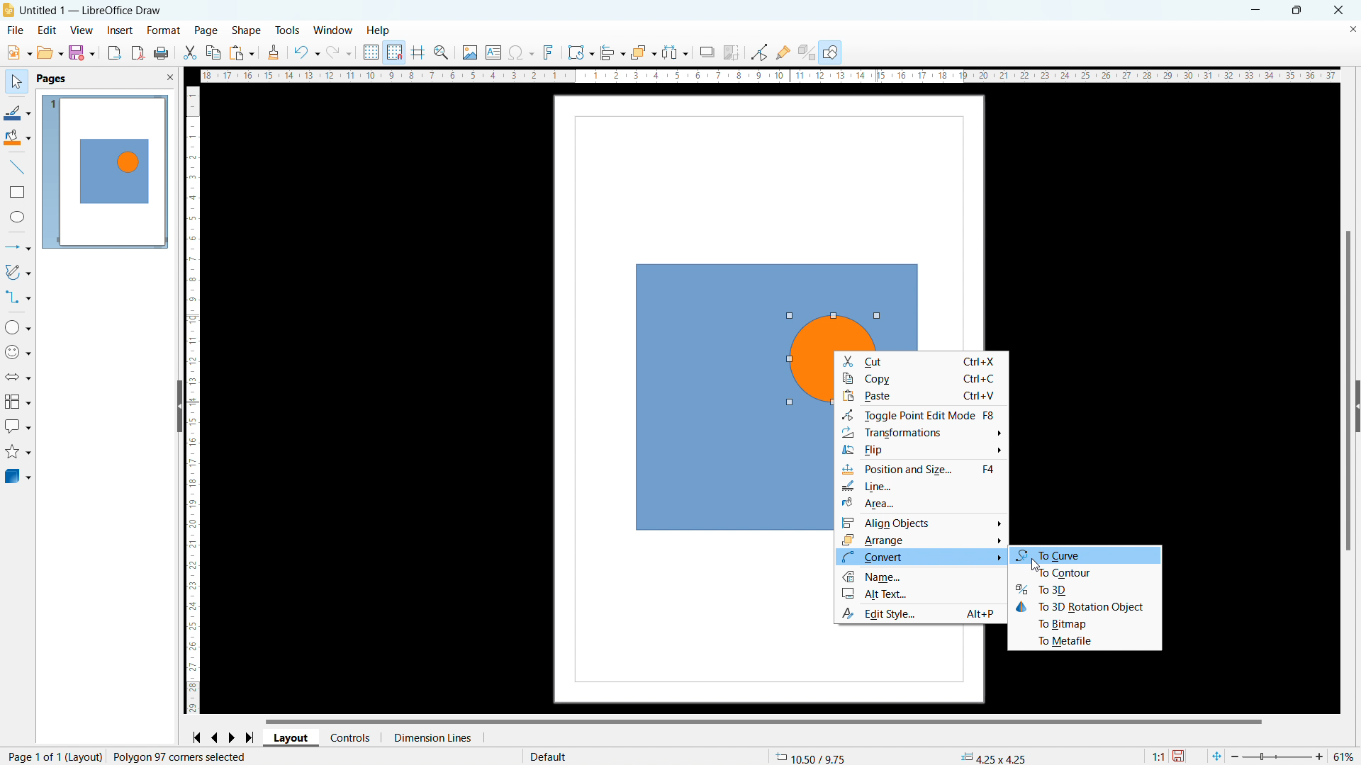 This screenshot has height=765, width=1361. What do you see at coordinates (807, 52) in the screenshot?
I see `show extrusions` at bounding box center [807, 52].